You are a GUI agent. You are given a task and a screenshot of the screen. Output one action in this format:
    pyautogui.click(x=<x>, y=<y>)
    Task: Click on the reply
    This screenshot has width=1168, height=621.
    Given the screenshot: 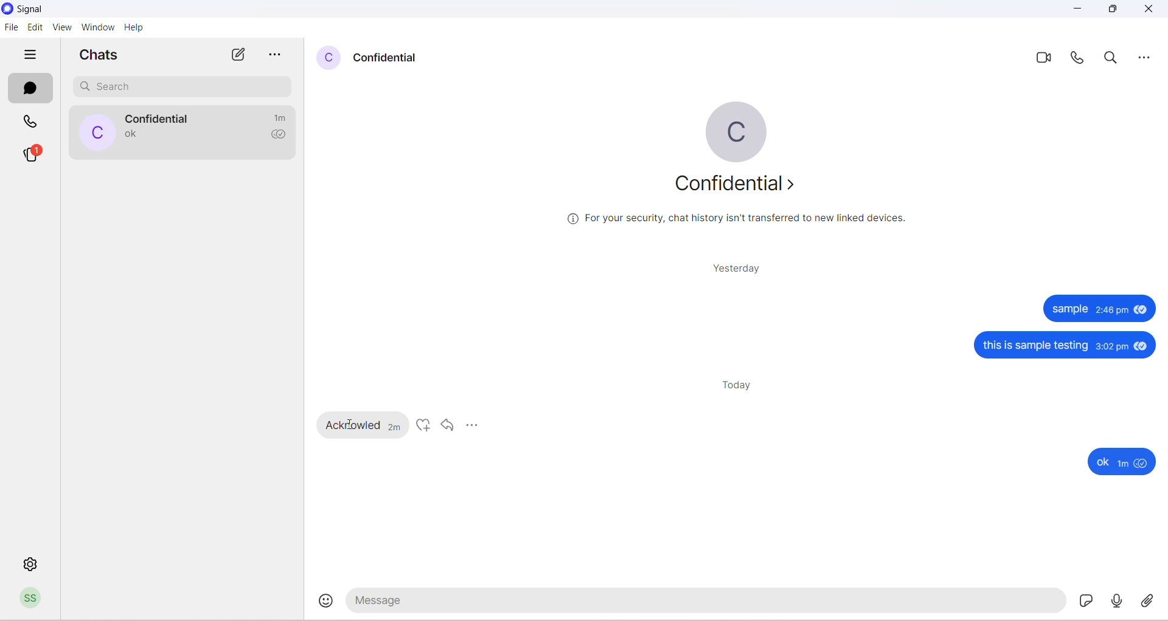 What is the action you would take?
    pyautogui.click(x=448, y=427)
    